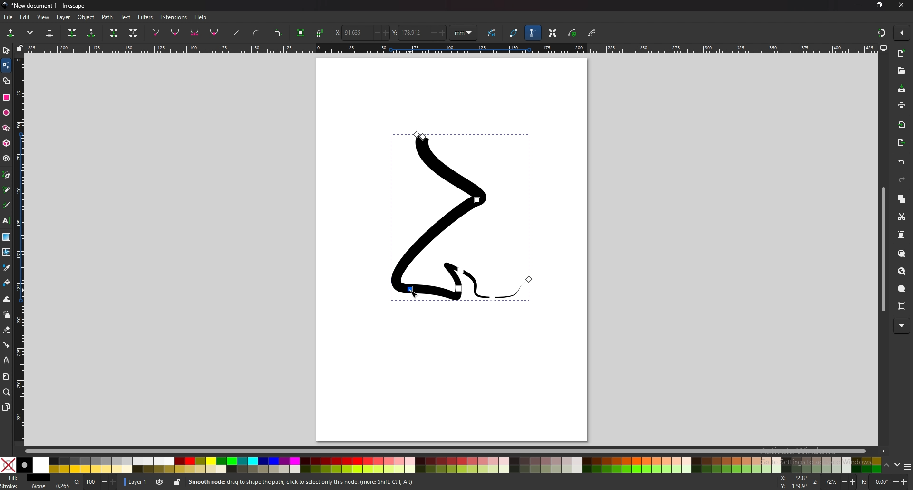 This screenshot has height=490, width=913. What do you see at coordinates (6, 283) in the screenshot?
I see `paint bucket` at bounding box center [6, 283].